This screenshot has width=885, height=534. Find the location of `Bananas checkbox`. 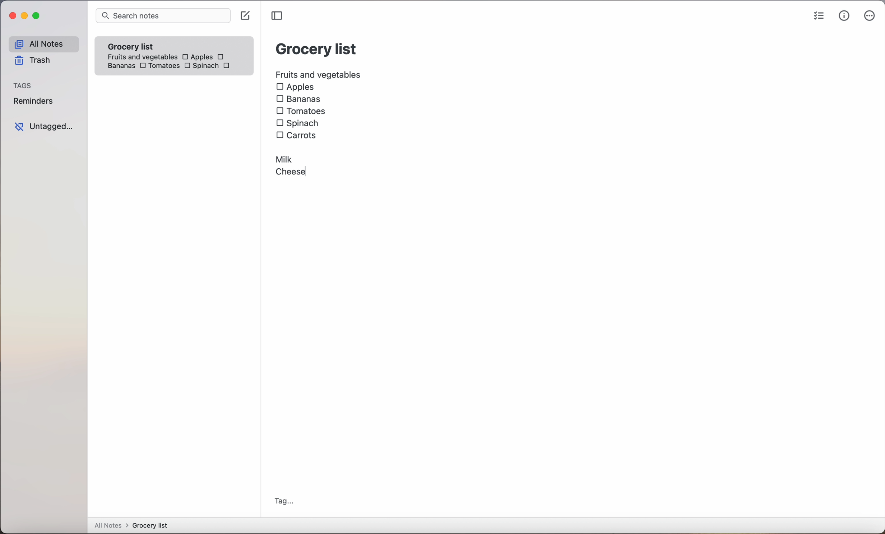

Bananas checkbox is located at coordinates (300, 100).